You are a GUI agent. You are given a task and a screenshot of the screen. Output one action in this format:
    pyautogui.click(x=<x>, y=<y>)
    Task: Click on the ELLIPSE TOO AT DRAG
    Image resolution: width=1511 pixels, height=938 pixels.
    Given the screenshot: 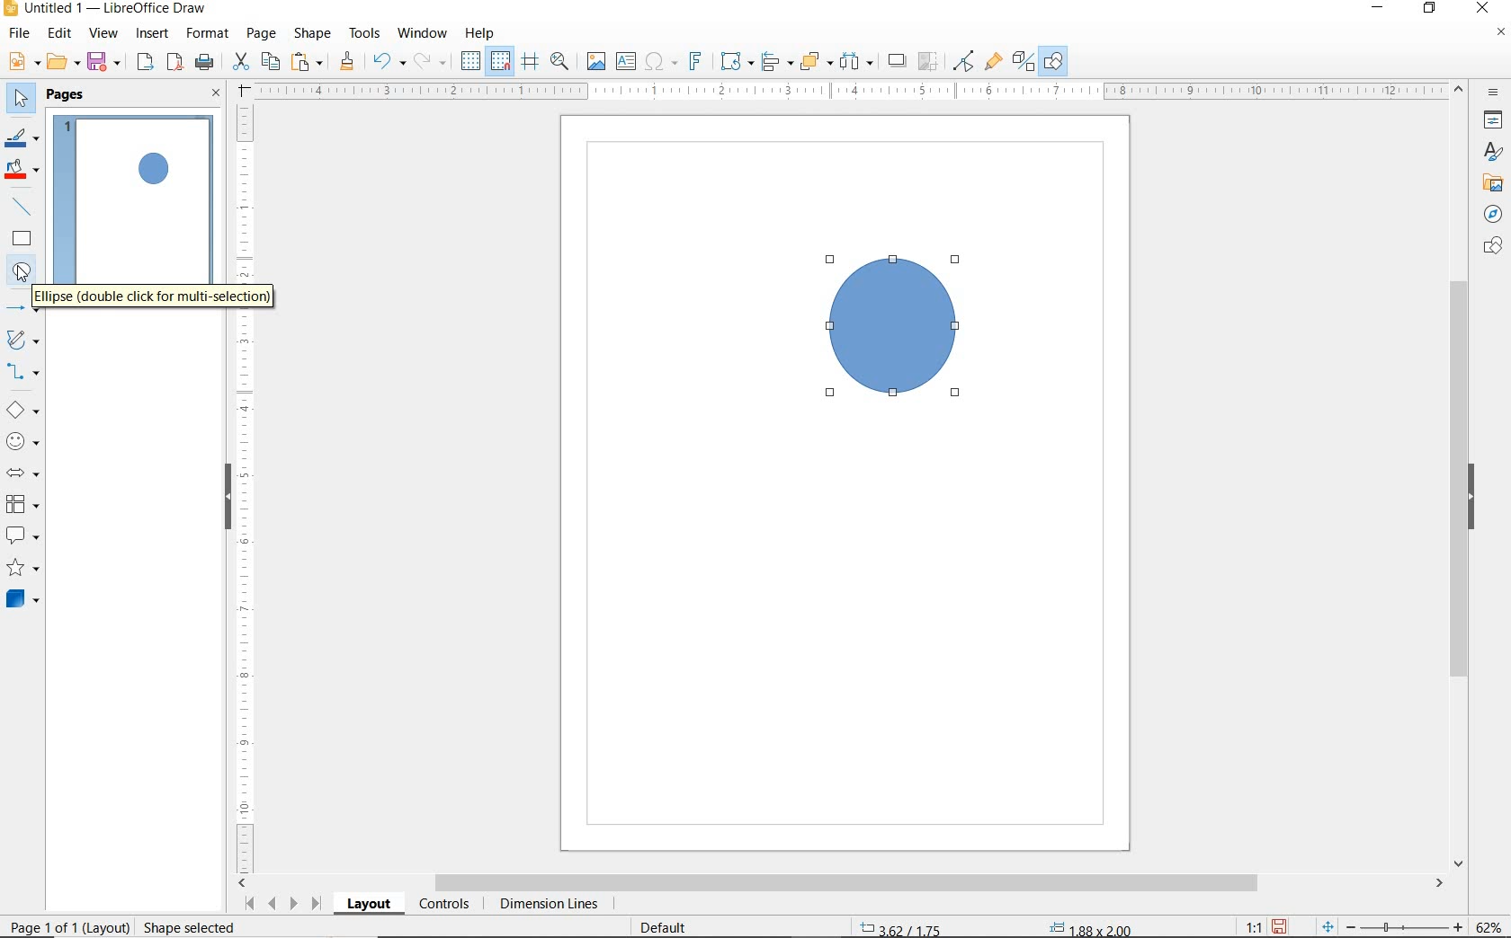 What is the action you would take?
    pyautogui.click(x=953, y=261)
    